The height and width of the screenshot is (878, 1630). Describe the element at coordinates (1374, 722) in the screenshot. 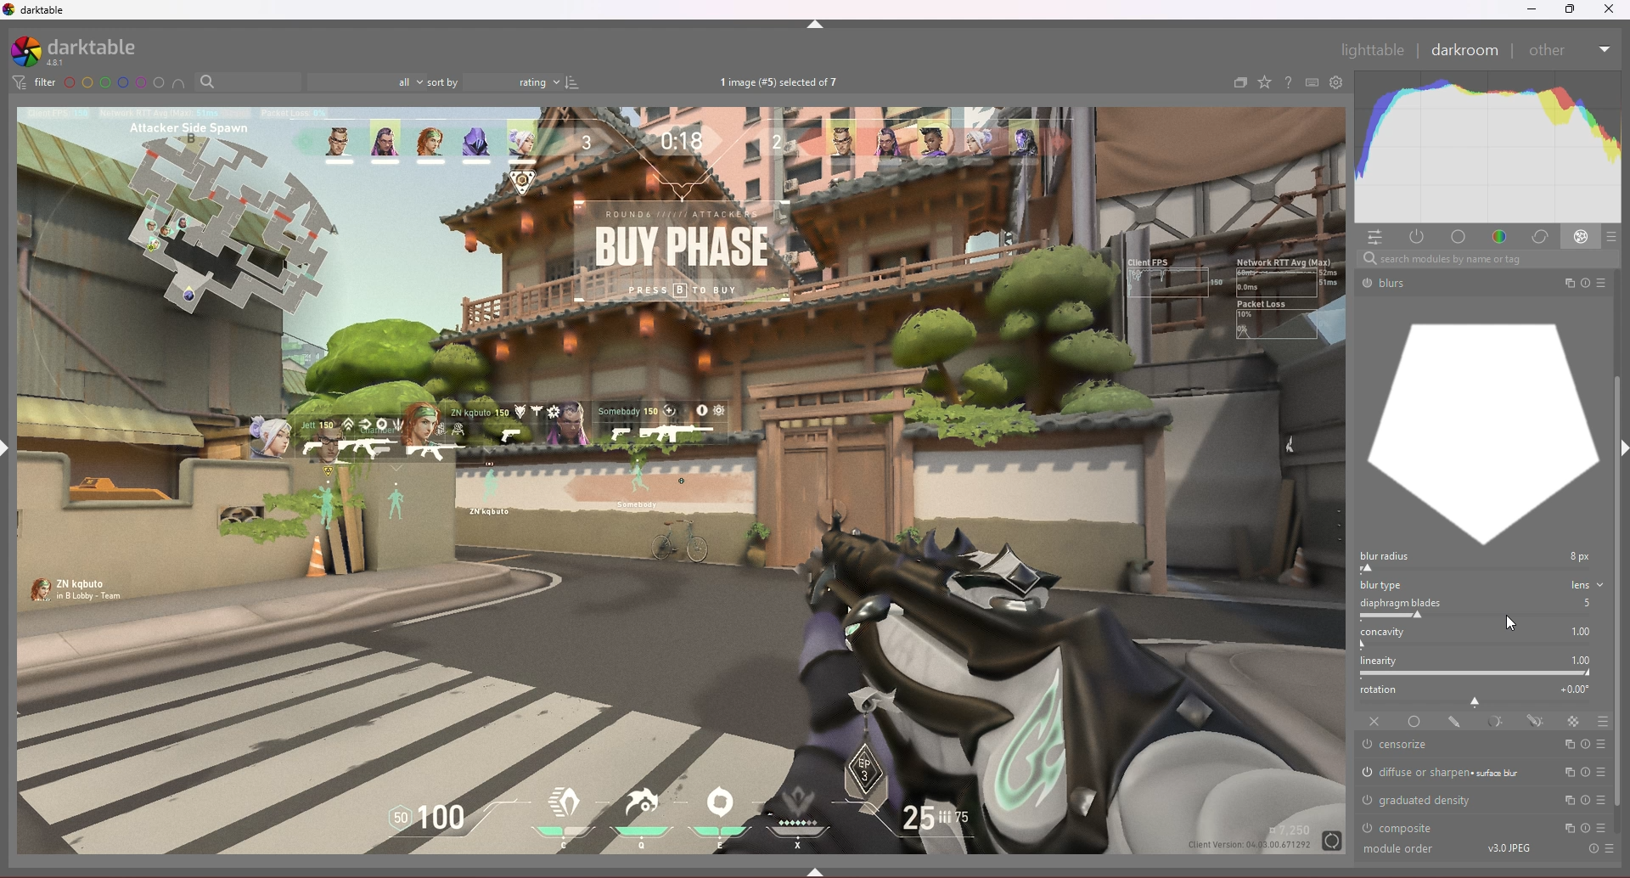

I see `off` at that location.